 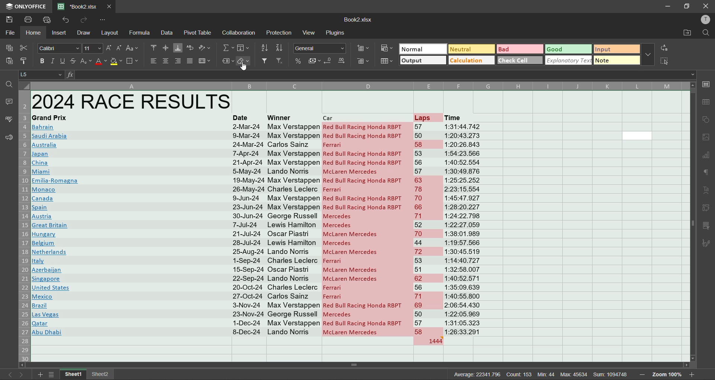 I want to click on profile, so click(x=704, y=20).